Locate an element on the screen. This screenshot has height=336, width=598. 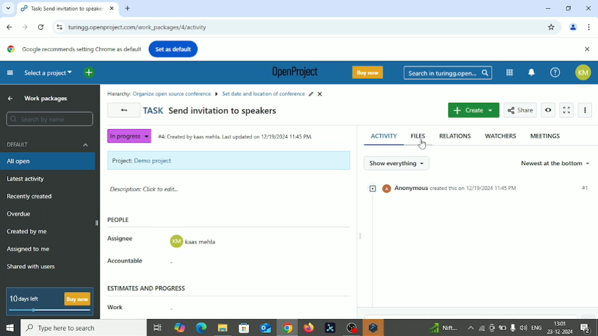
Account is located at coordinates (585, 72).